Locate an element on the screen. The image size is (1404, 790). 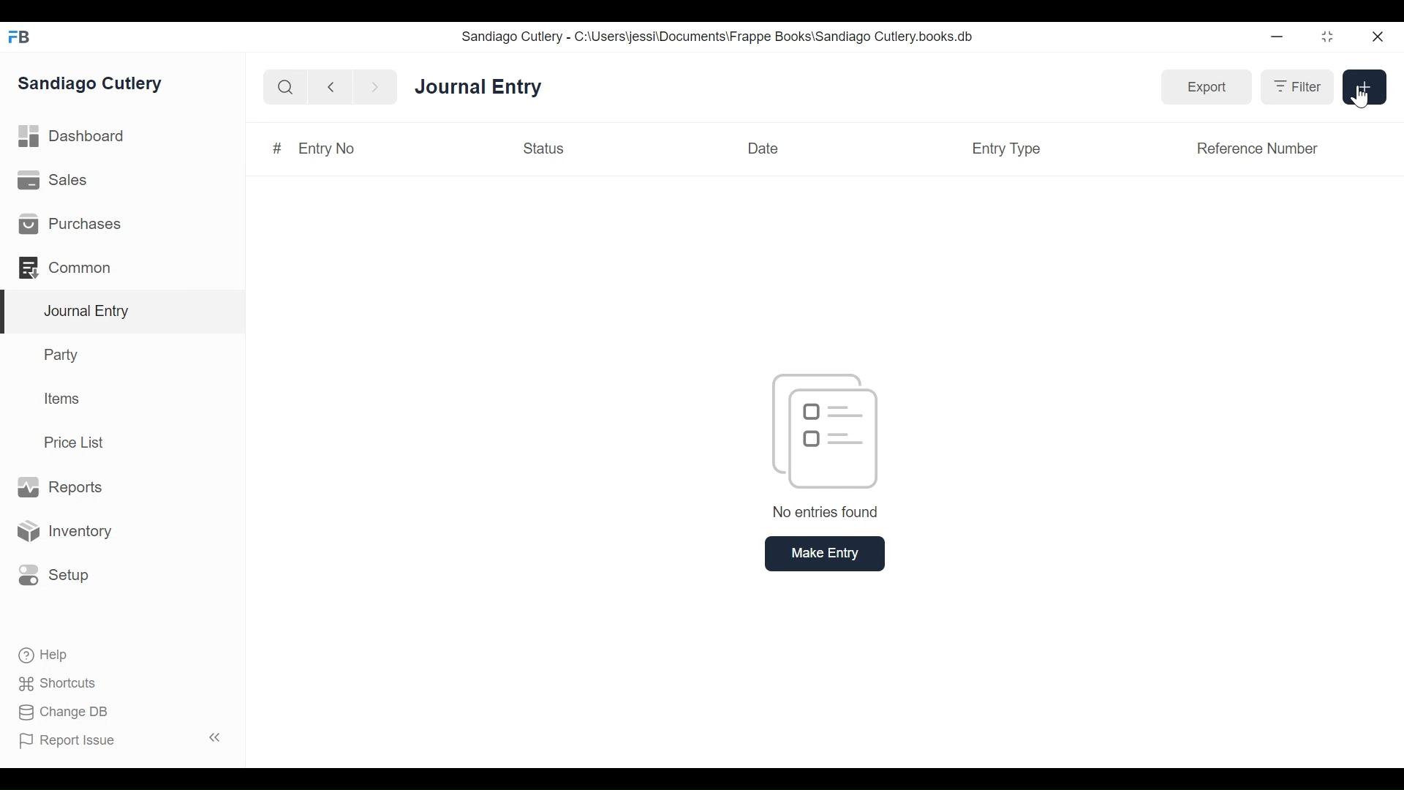
Change DB is located at coordinates (66, 714).